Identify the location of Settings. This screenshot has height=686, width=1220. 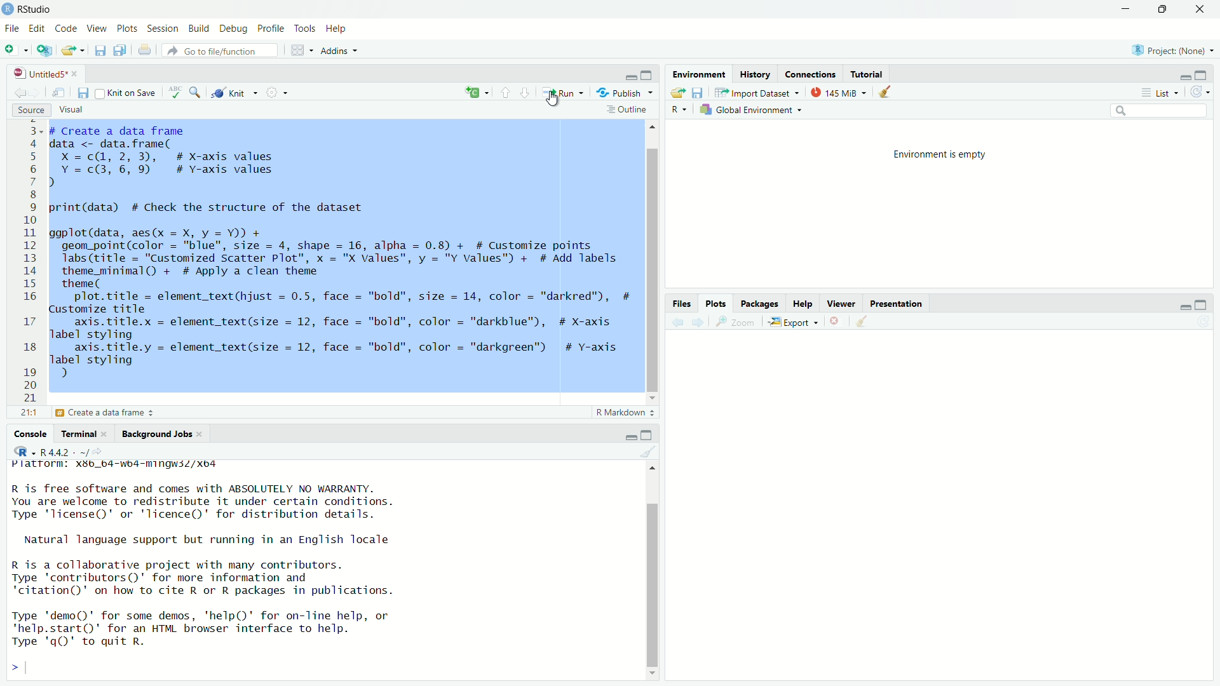
(278, 93).